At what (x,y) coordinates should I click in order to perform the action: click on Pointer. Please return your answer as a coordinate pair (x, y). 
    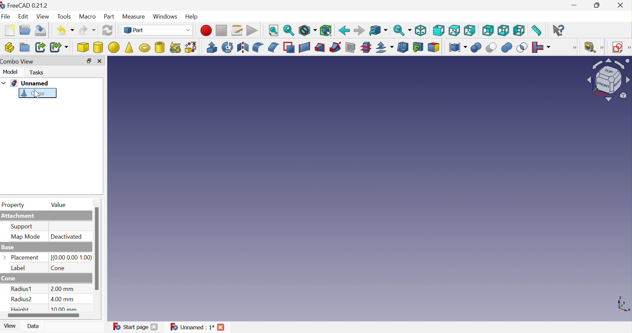
    Looking at the image, I should click on (38, 99).